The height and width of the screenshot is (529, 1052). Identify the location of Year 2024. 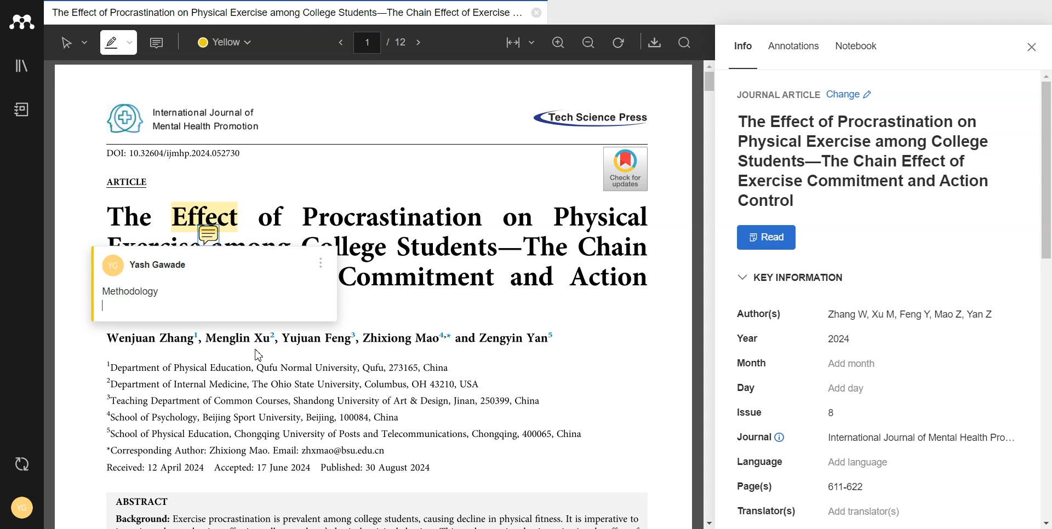
(801, 338).